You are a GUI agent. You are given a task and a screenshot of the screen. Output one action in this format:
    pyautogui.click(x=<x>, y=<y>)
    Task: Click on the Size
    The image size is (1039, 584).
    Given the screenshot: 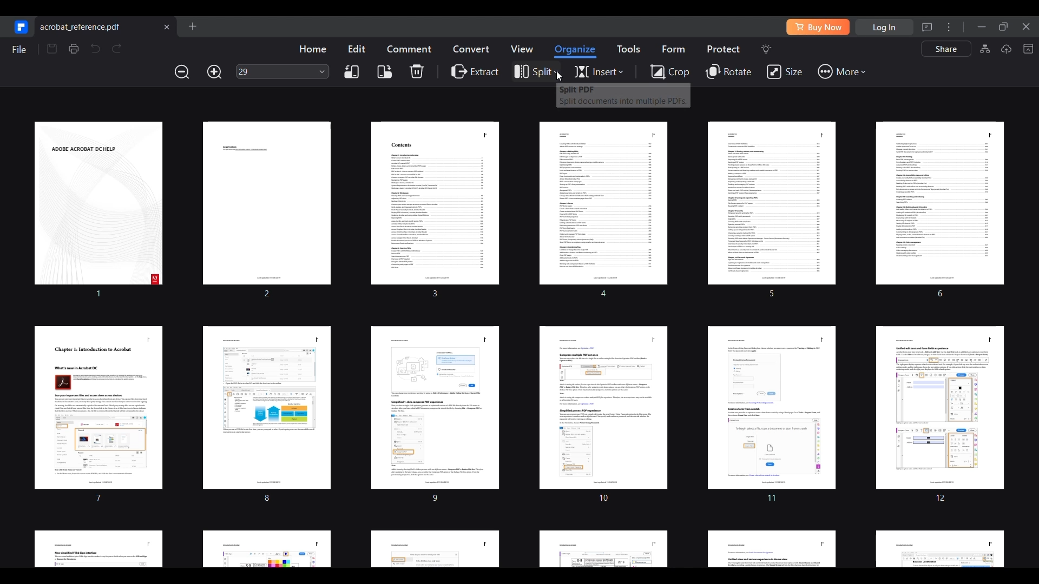 What is the action you would take?
    pyautogui.click(x=784, y=72)
    